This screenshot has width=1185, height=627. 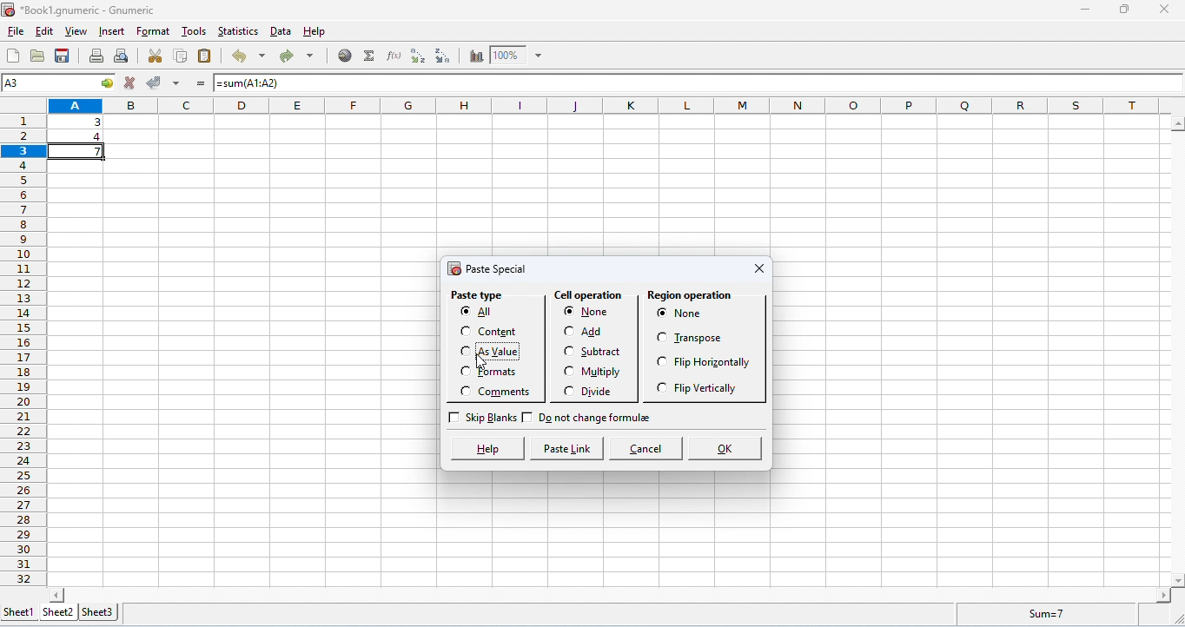 What do you see at coordinates (570, 350) in the screenshot?
I see `Checkbox` at bounding box center [570, 350].